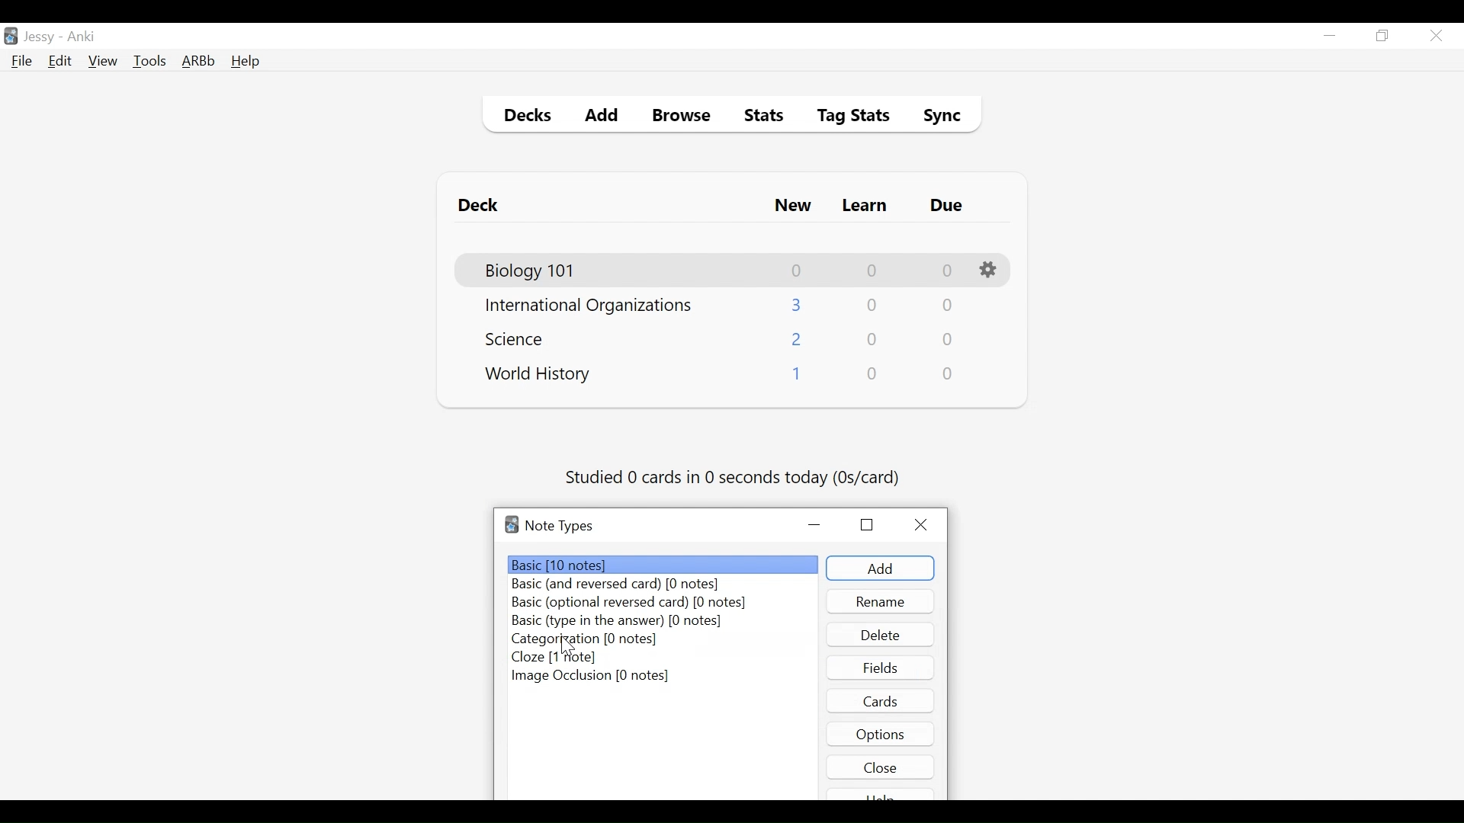 This screenshot has width=1464, height=823. I want to click on New Card Count, so click(795, 376).